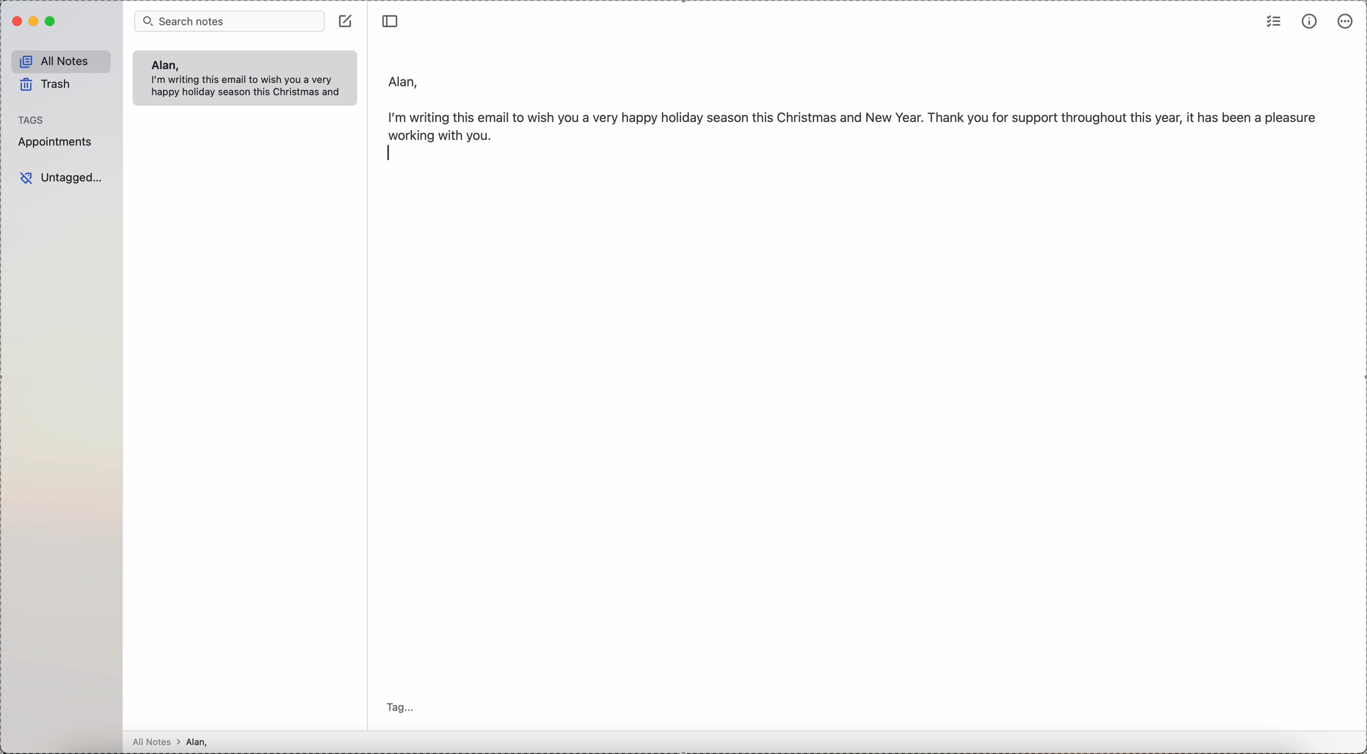 The width and height of the screenshot is (1367, 754). What do you see at coordinates (62, 62) in the screenshot?
I see `all notes` at bounding box center [62, 62].